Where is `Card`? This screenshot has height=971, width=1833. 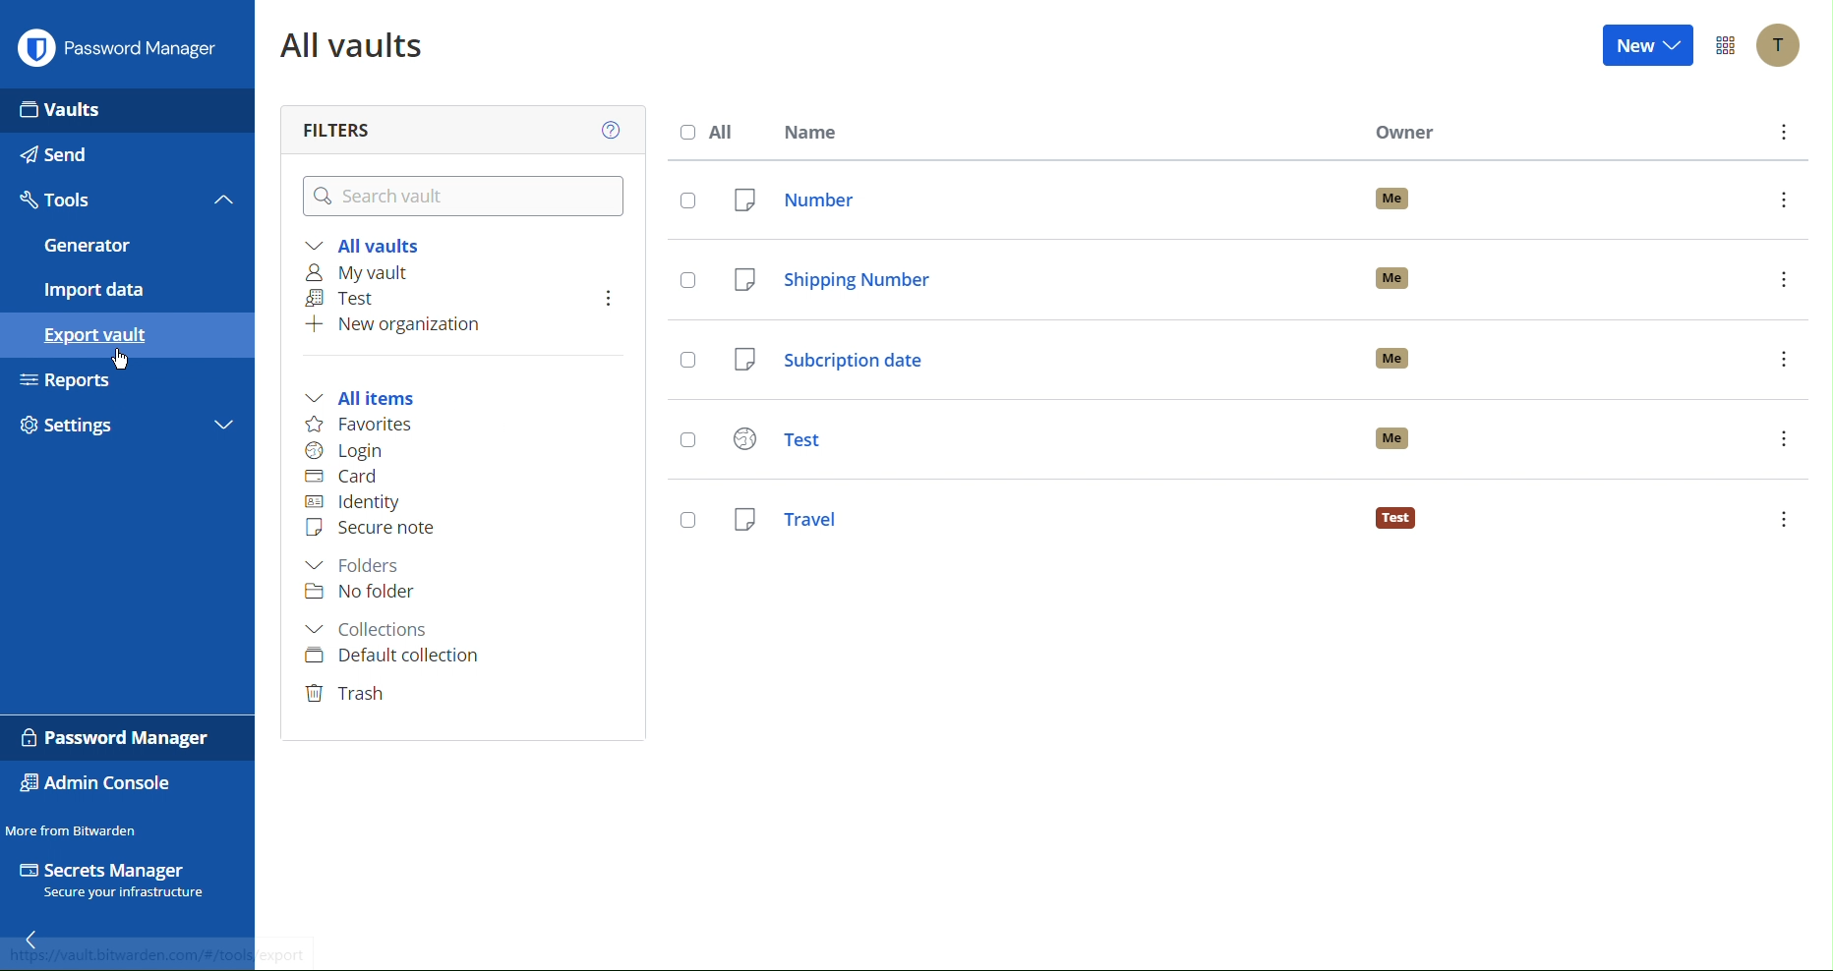 Card is located at coordinates (345, 478).